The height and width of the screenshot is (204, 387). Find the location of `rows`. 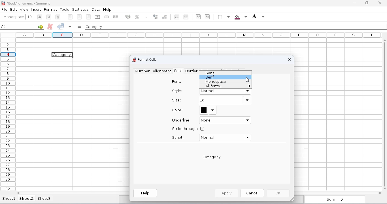

rows is located at coordinates (8, 114).